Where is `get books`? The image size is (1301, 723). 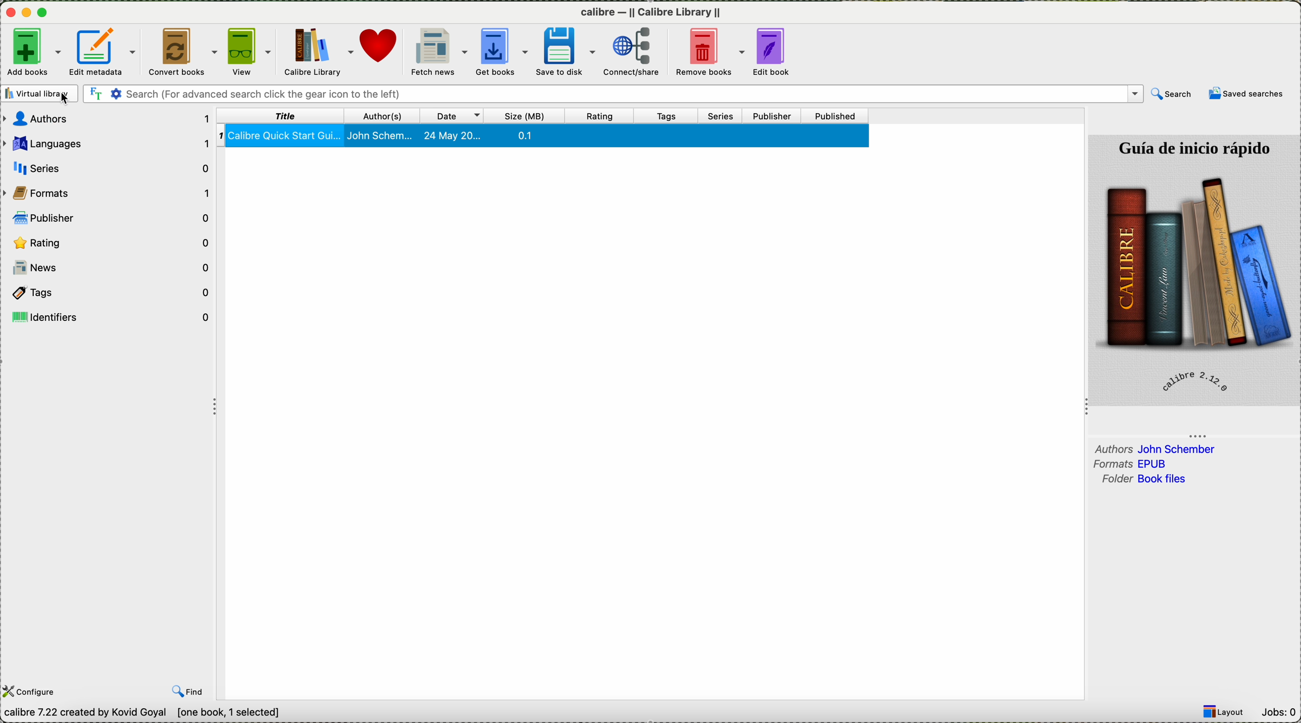 get books is located at coordinates (503, 53).